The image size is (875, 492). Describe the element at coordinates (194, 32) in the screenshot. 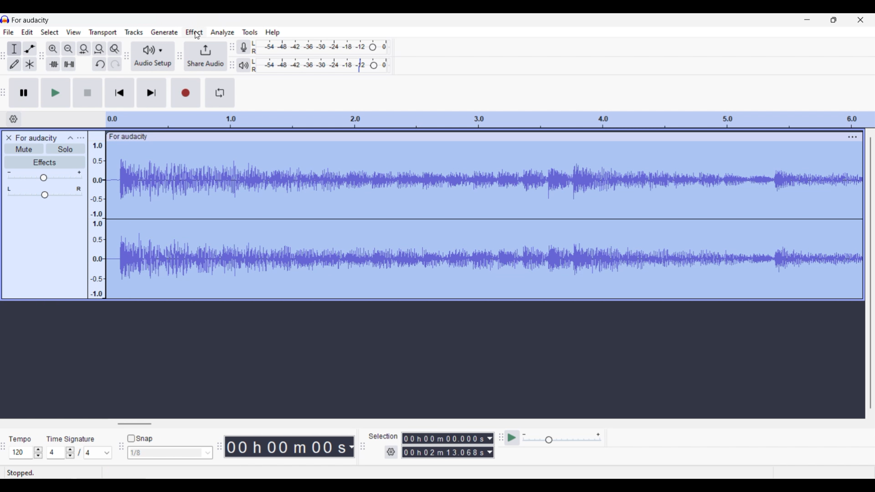

I see `Effect` at that location.